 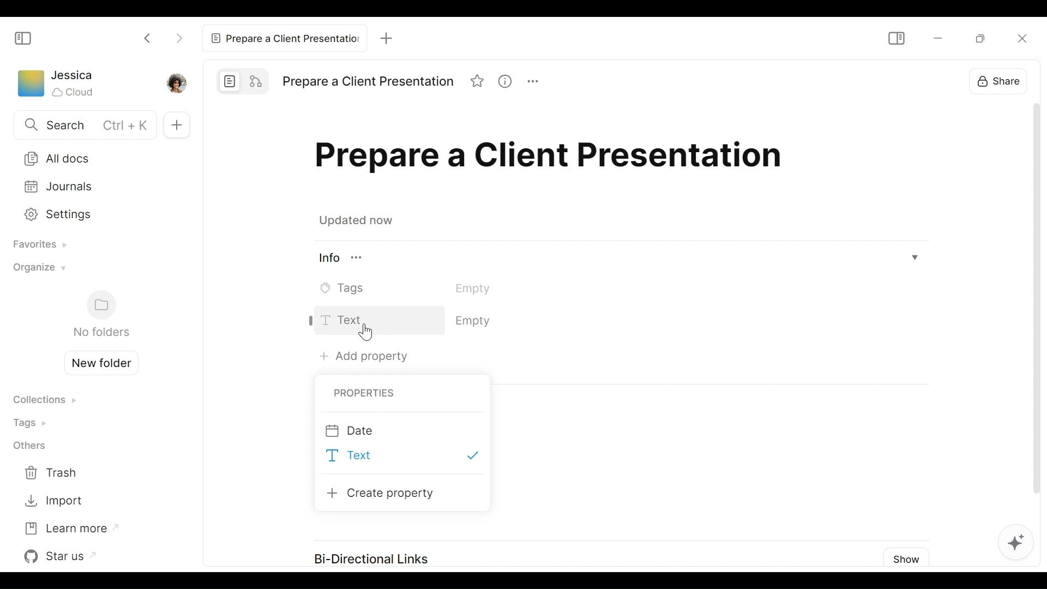 I want to click on Tags, so click(x=421, y=288).